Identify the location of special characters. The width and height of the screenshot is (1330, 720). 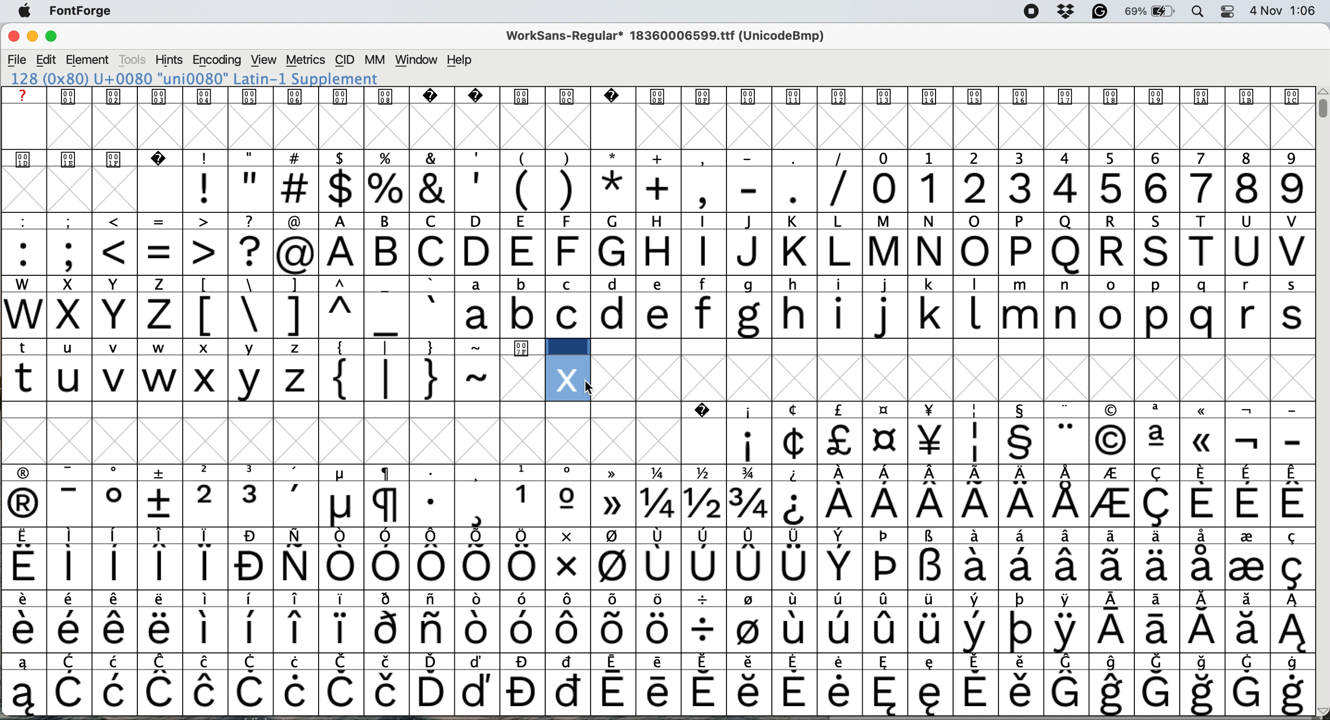
(1014, 442).